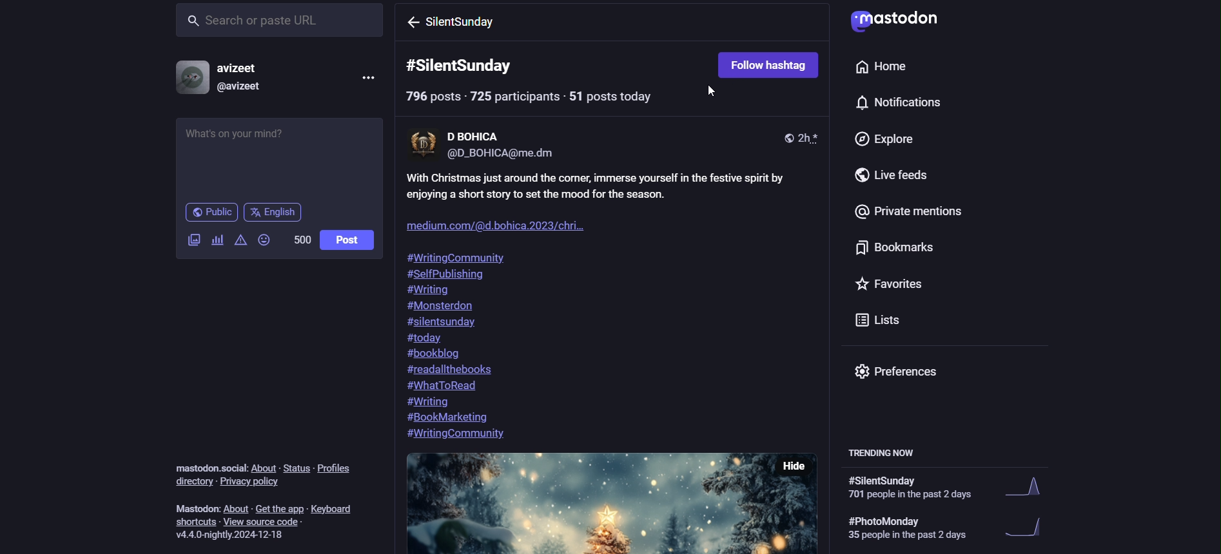  I want to click on Public, so click(210, 213).